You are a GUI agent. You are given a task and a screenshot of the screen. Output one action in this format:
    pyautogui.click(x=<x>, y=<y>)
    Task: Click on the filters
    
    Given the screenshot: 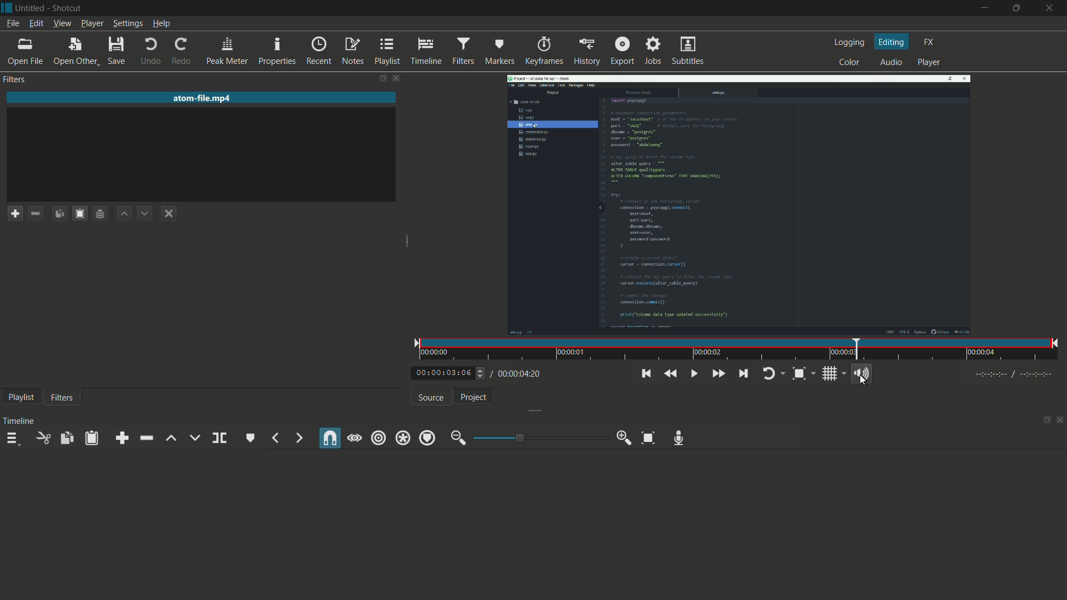 What is the action you would take?
    pyautogui.click(x=462, y=51)
    